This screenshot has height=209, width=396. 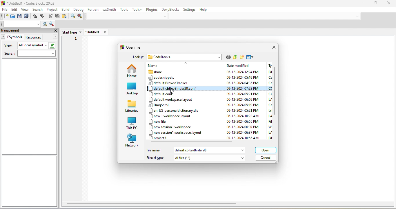 What do you see at coordinates (44, 24) in the screenshot?
I see `run search` at bounding box center [44, 24].